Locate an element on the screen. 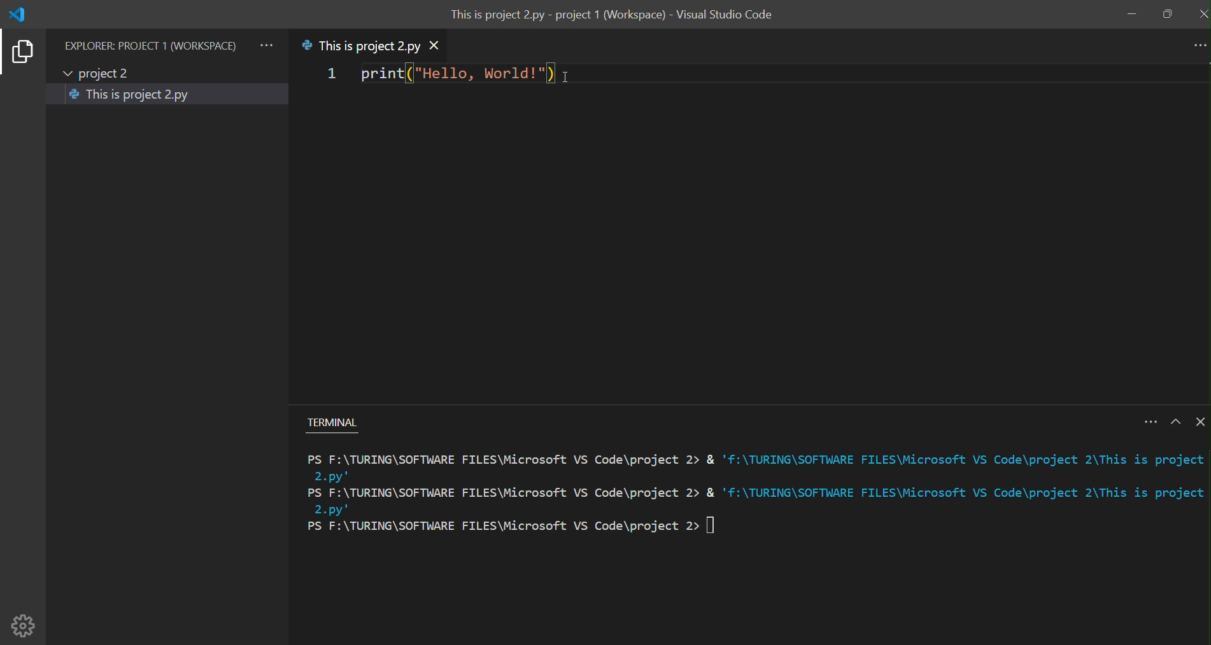  maximize panel size is located at coordinates (1175, 420).